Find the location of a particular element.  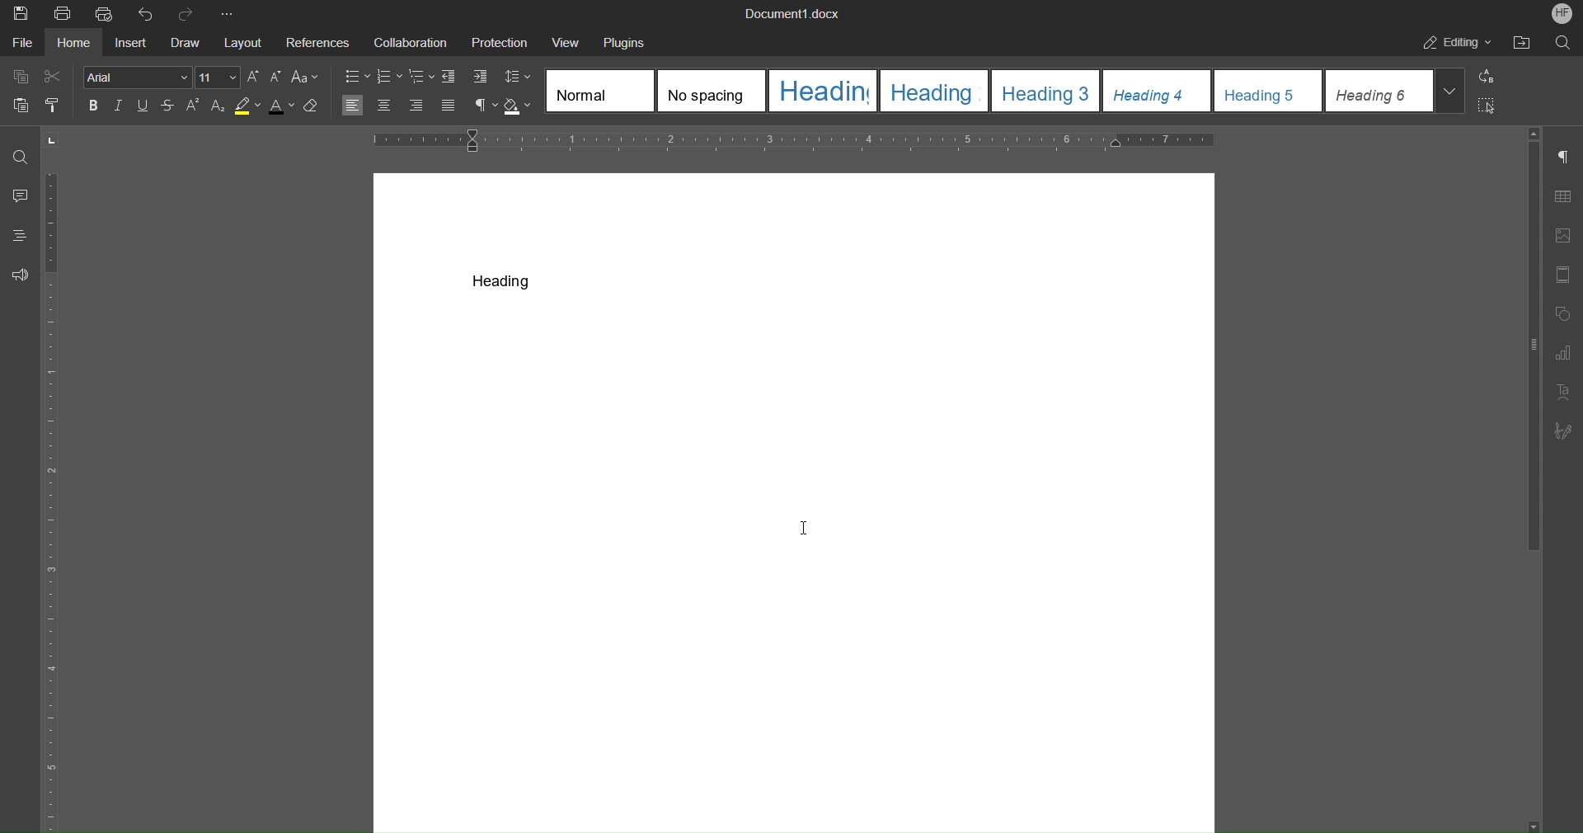

Heading 1 is located at coordinates (824, 90).